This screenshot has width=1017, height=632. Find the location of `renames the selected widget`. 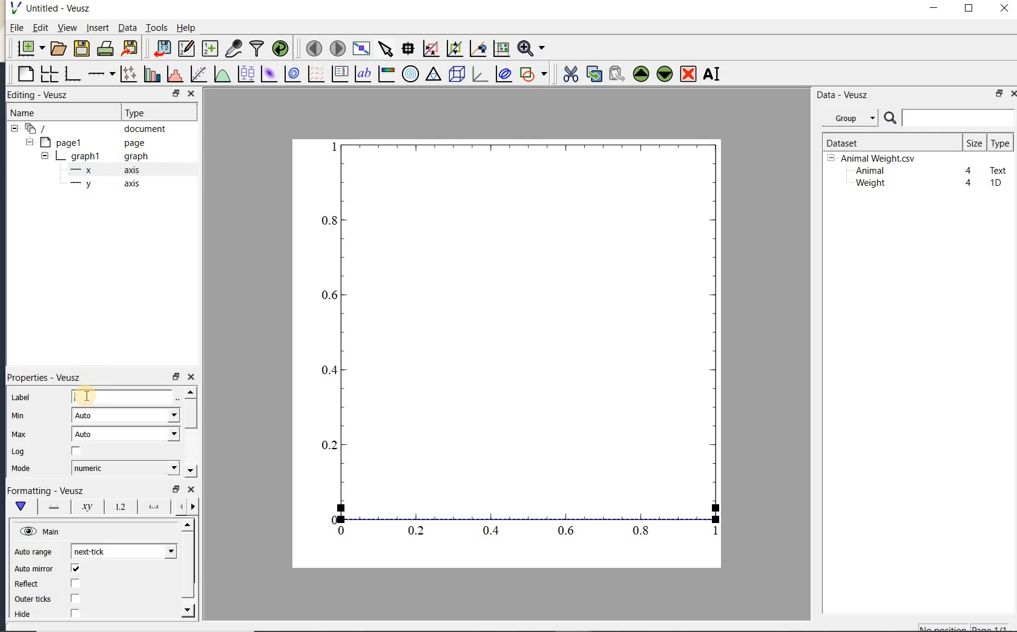

renames the selected widget is located at coordinates (711, 74).